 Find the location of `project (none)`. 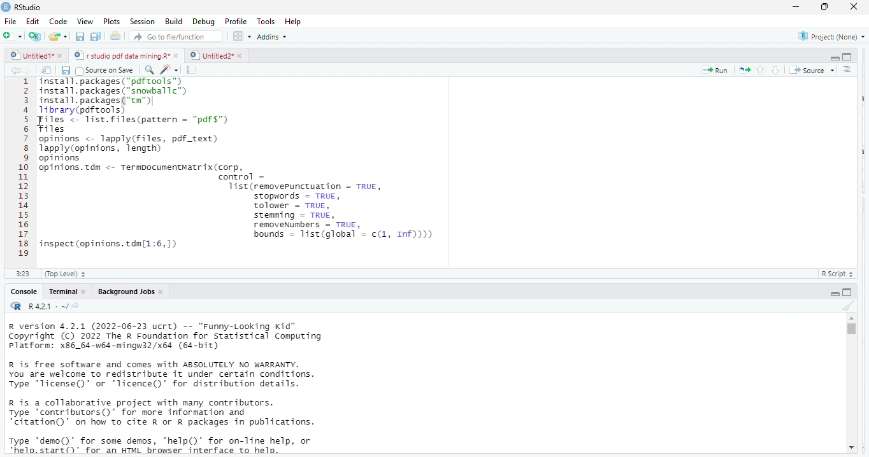

project (none) is located at coordinates (828, 36).